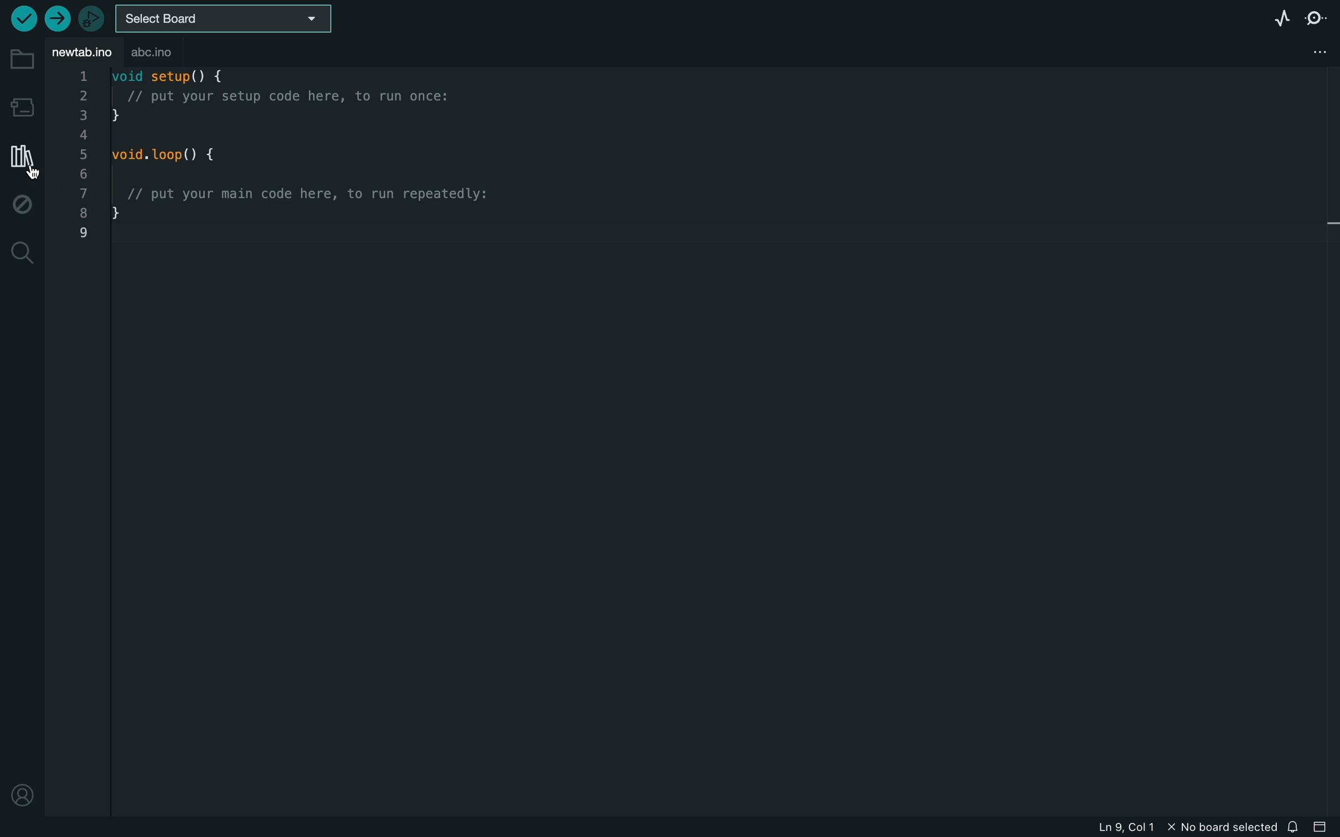 The height and width of the screenshot is (837, 1340). Describe the element at coordinates (163, 53) in the screenshot. I see `abc` at that location.